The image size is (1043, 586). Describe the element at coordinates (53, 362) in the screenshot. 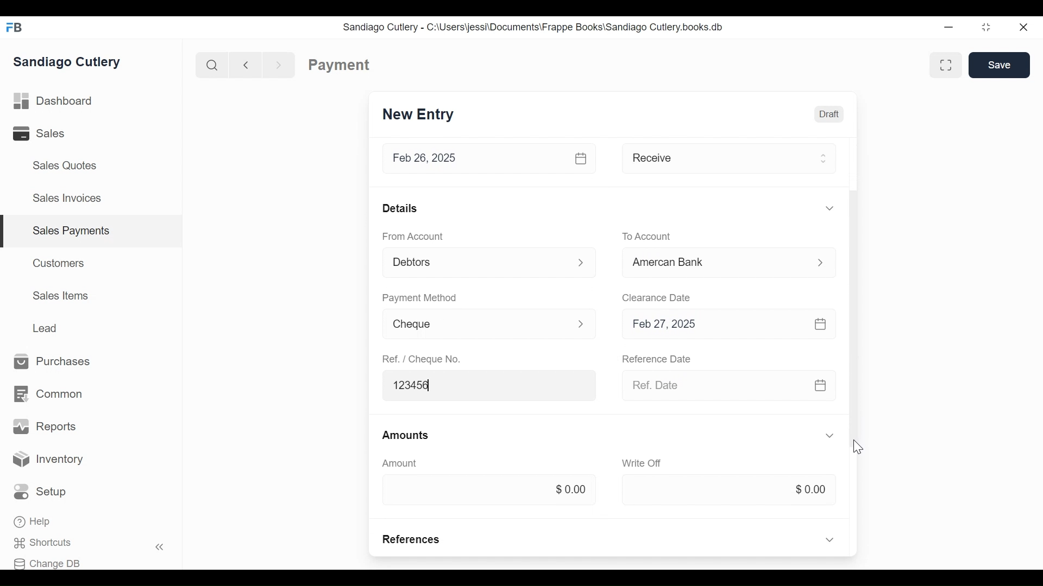

I see `Purchases` at that location.